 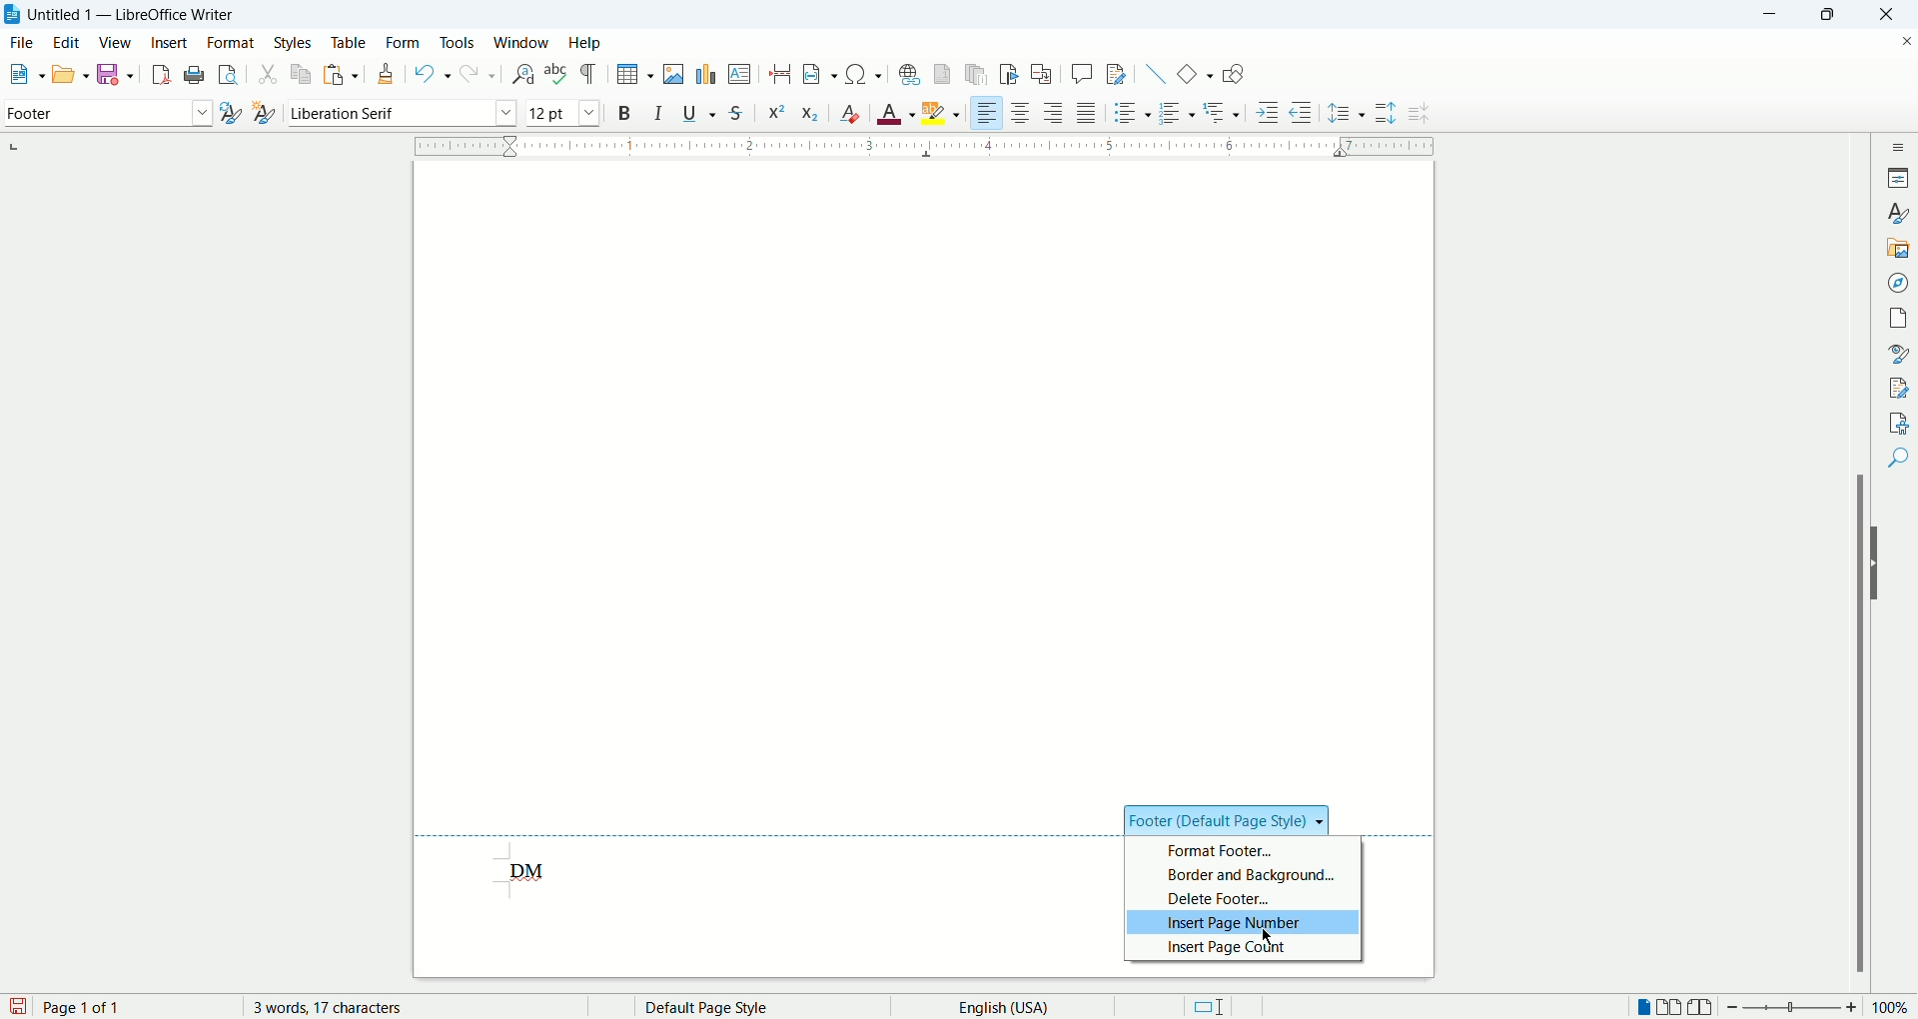 What do you see at coordinates (561, 112) in the screenshot?
I see `font size` at bounding box center [561, 112].